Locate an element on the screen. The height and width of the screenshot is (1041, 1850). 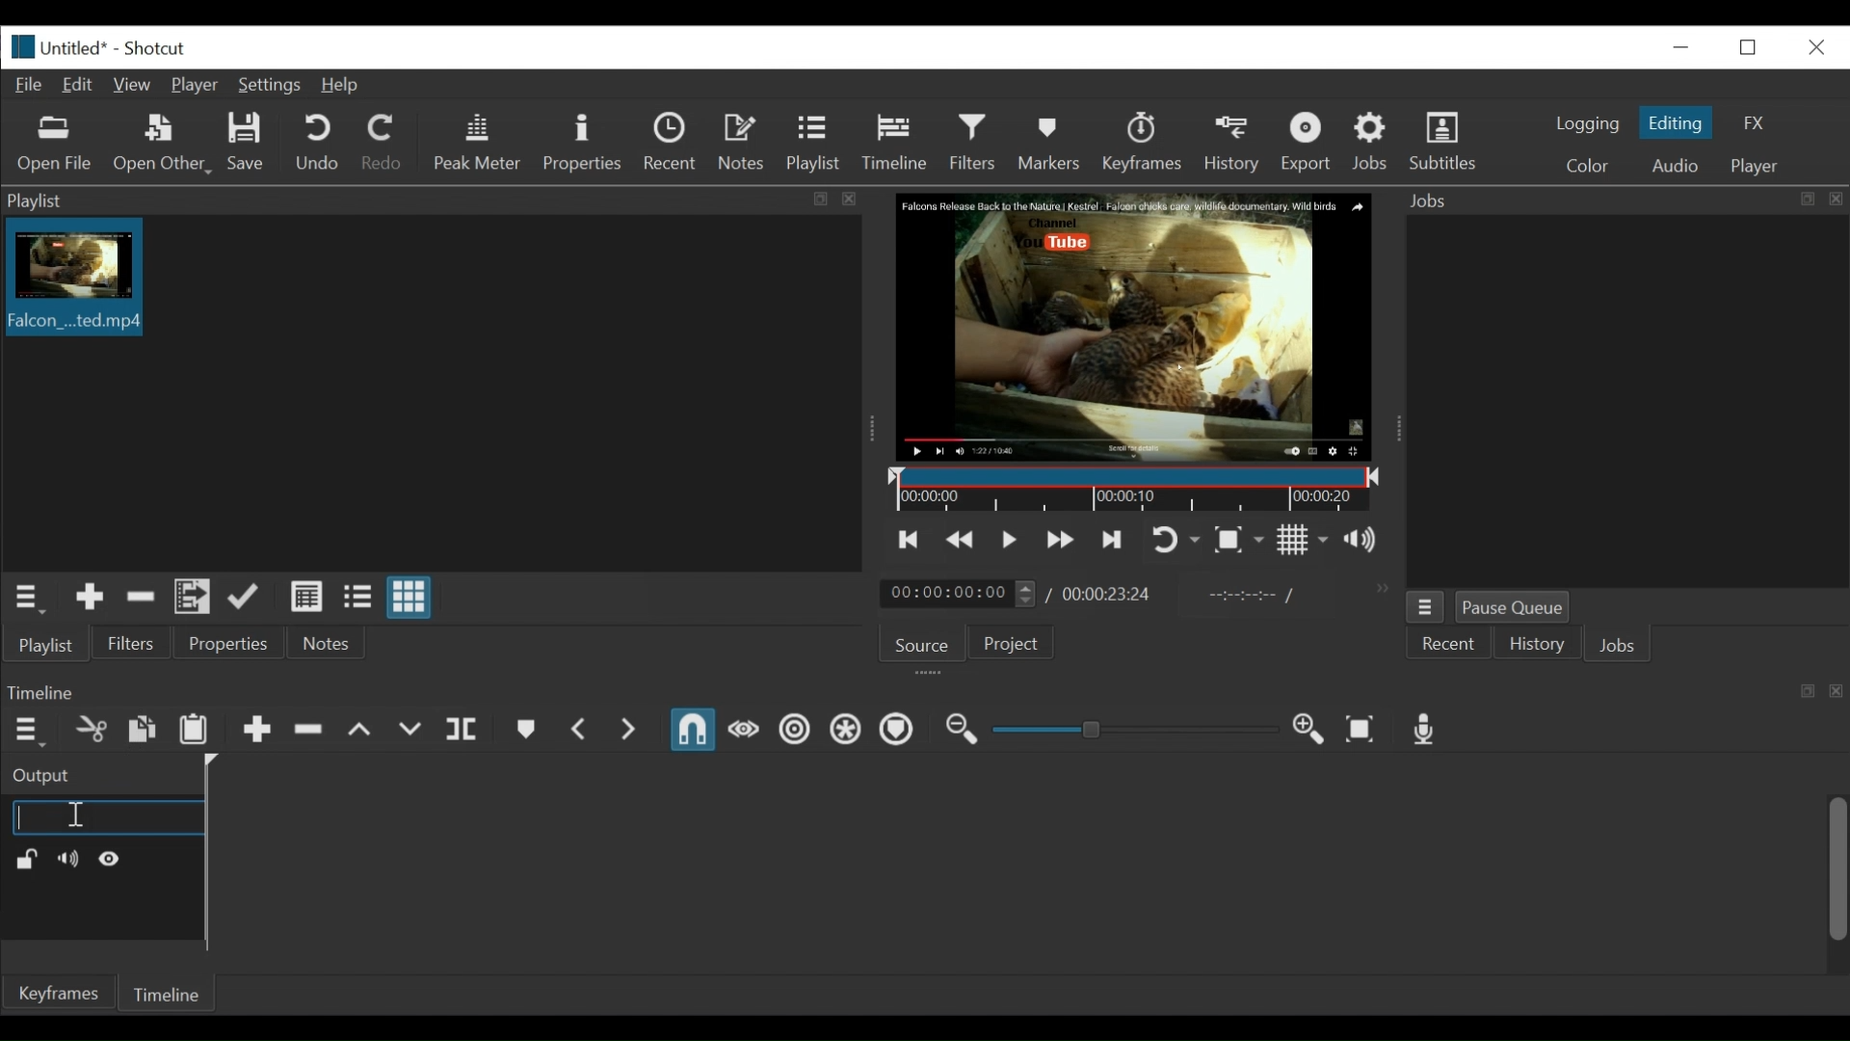
Output is located at coordinates (91, 776).